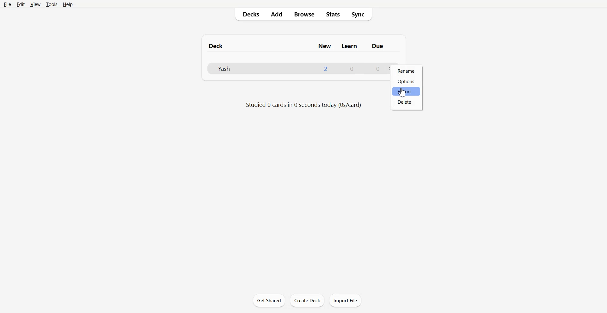 Image resolution: width=607 pixels, height=313 pixels. What do you see at coordinates (352, 69) in the screenshot?
I see `0` at bounding box center [352, 69].